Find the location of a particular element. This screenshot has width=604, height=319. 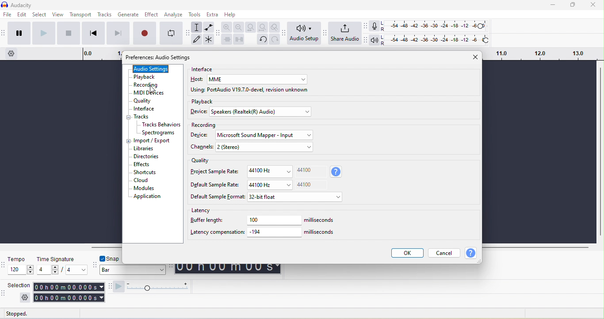

00 h 00 m 00 s is located at coordinates (230, 270).